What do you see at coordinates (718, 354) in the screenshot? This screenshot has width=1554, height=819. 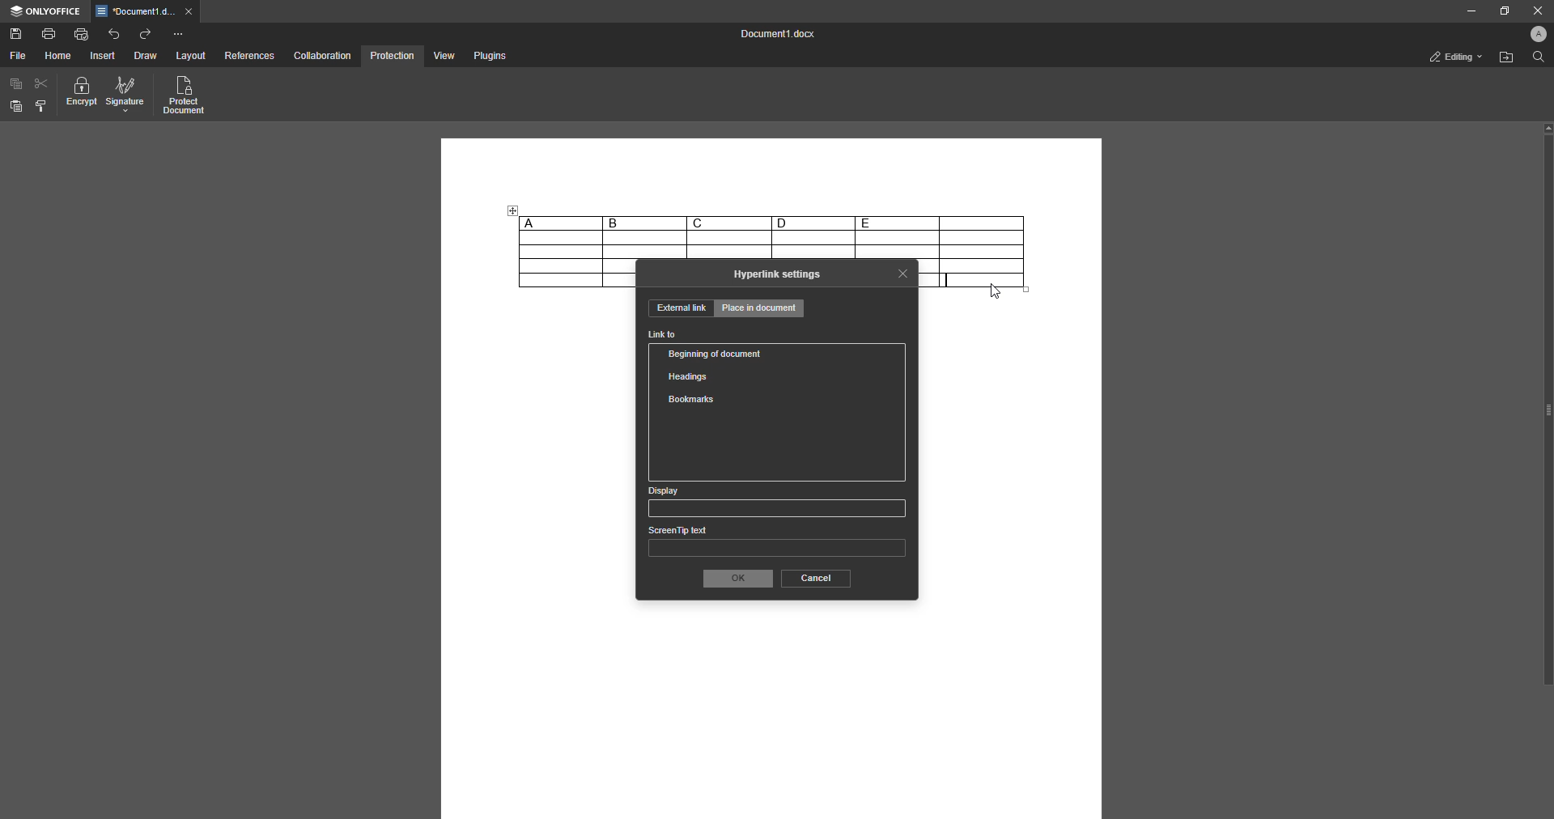 I see `Beginning of document` at bounding box center [718, 354].